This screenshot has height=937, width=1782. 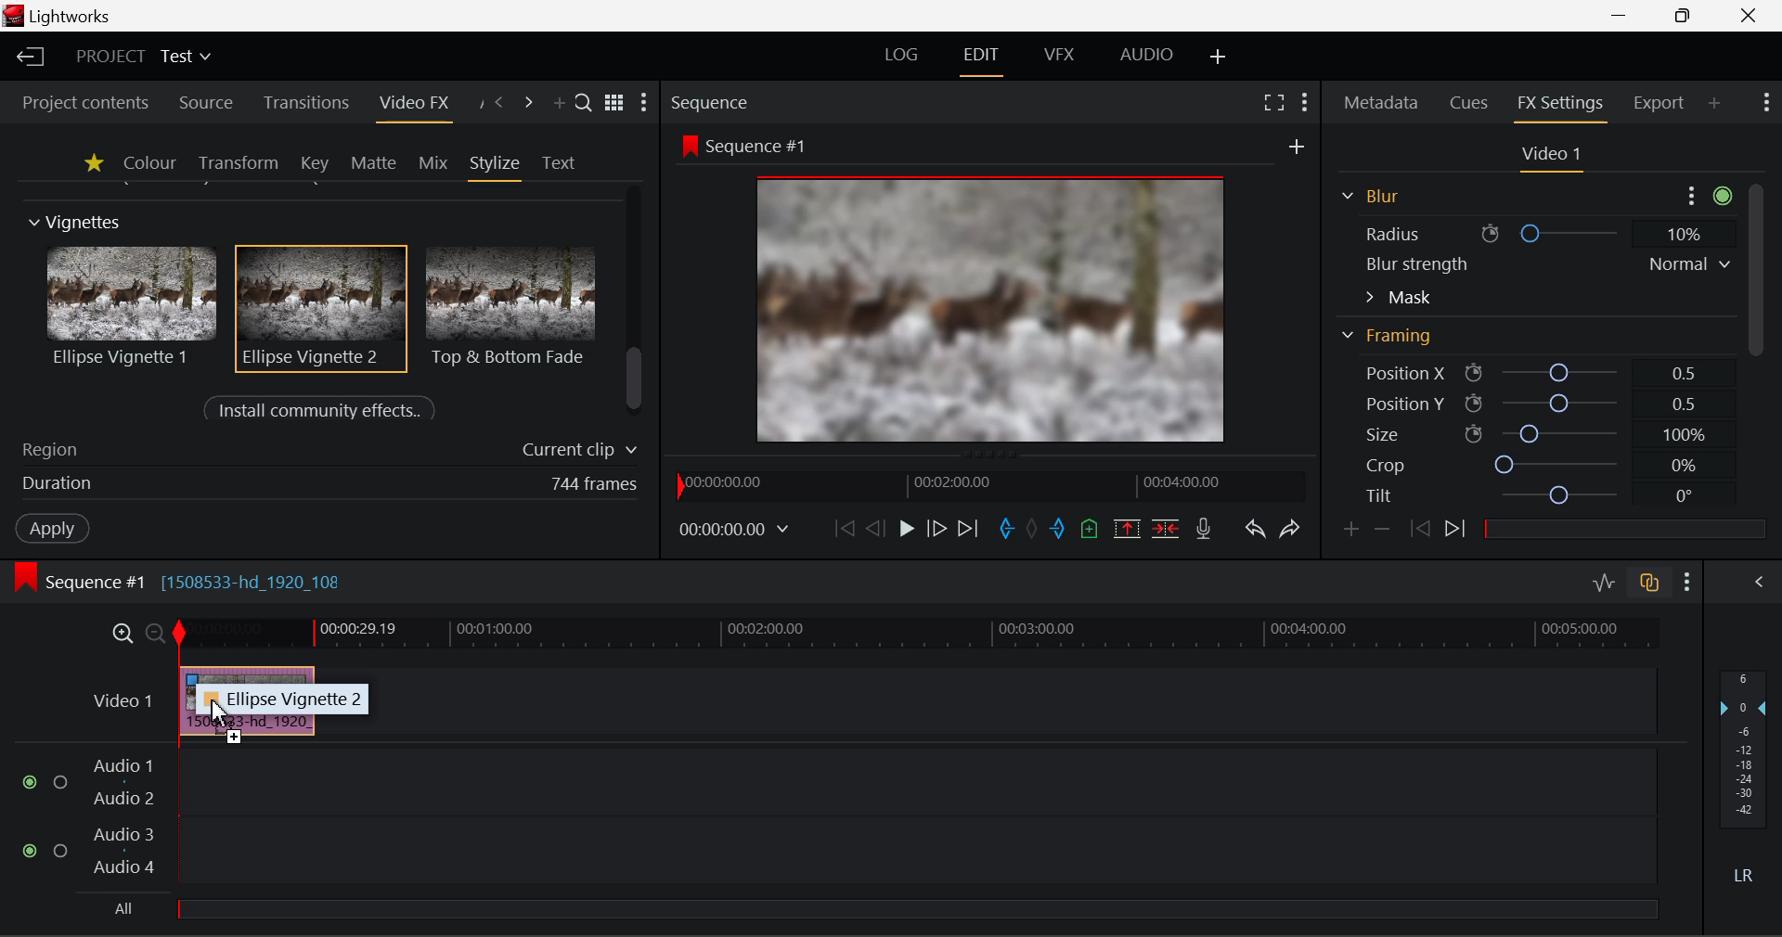 I want to click on Show Settings, so click(x=1687, y=579).